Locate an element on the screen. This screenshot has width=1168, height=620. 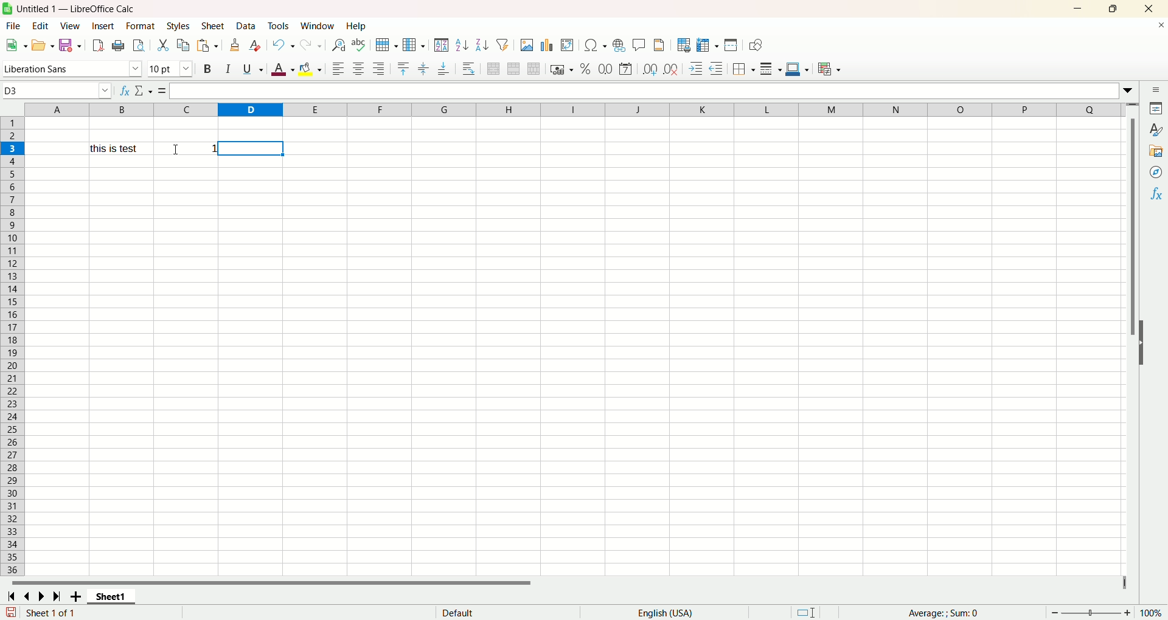
align bottom is located at coordinates (444, 69).